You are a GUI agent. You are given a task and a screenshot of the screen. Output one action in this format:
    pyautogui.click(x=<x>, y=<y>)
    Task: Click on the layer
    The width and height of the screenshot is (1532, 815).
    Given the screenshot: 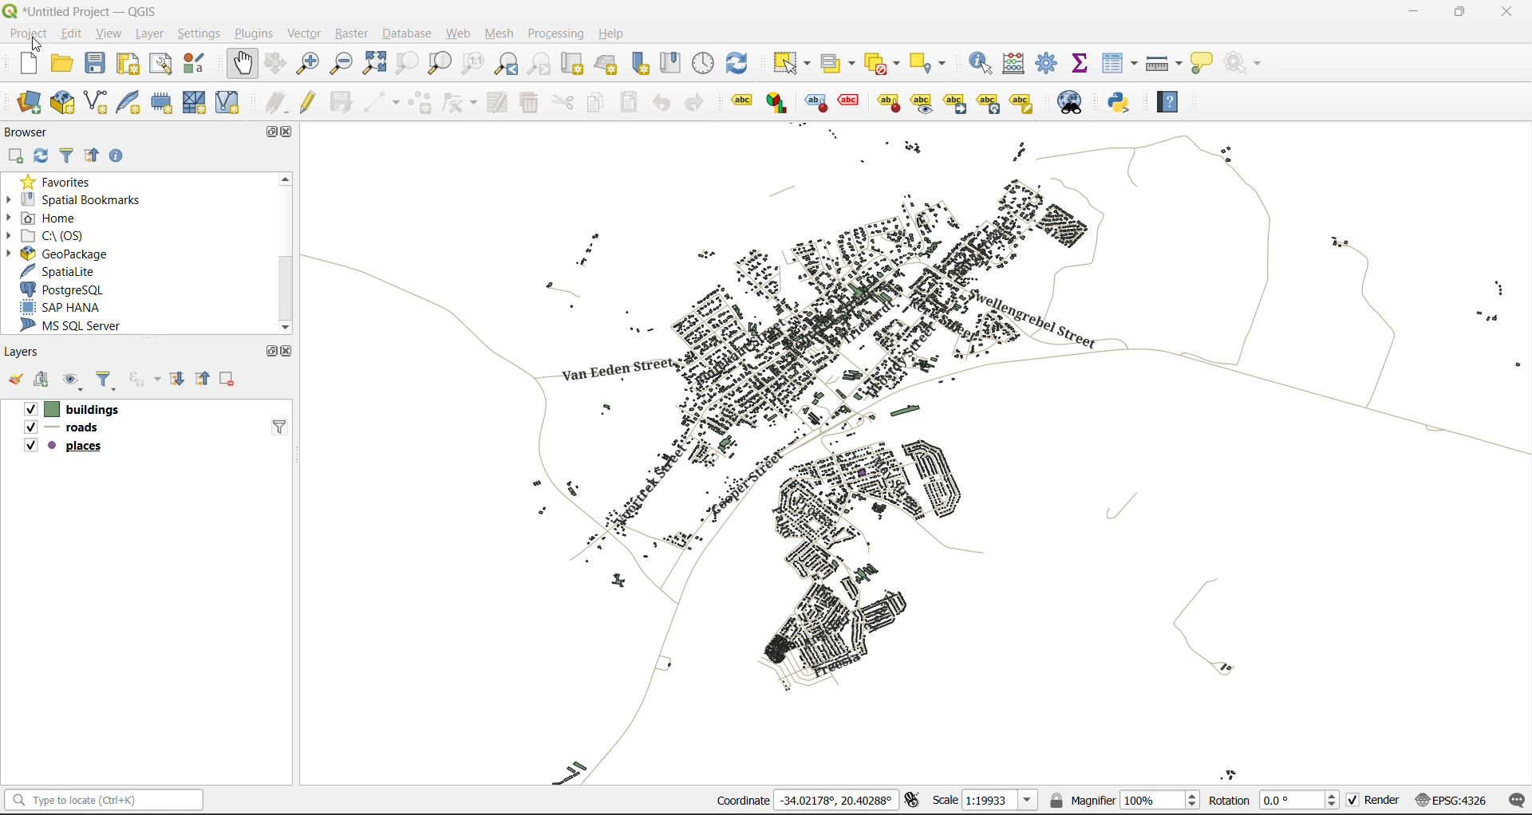 What is the action you would take?
    pyautogui.click(x=150, y=32)
    